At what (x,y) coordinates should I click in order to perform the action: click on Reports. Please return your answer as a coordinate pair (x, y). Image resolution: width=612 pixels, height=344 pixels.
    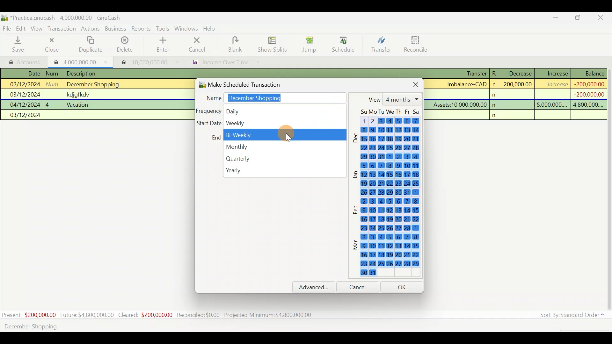
    Looking at the image, I should click on (141, 29).